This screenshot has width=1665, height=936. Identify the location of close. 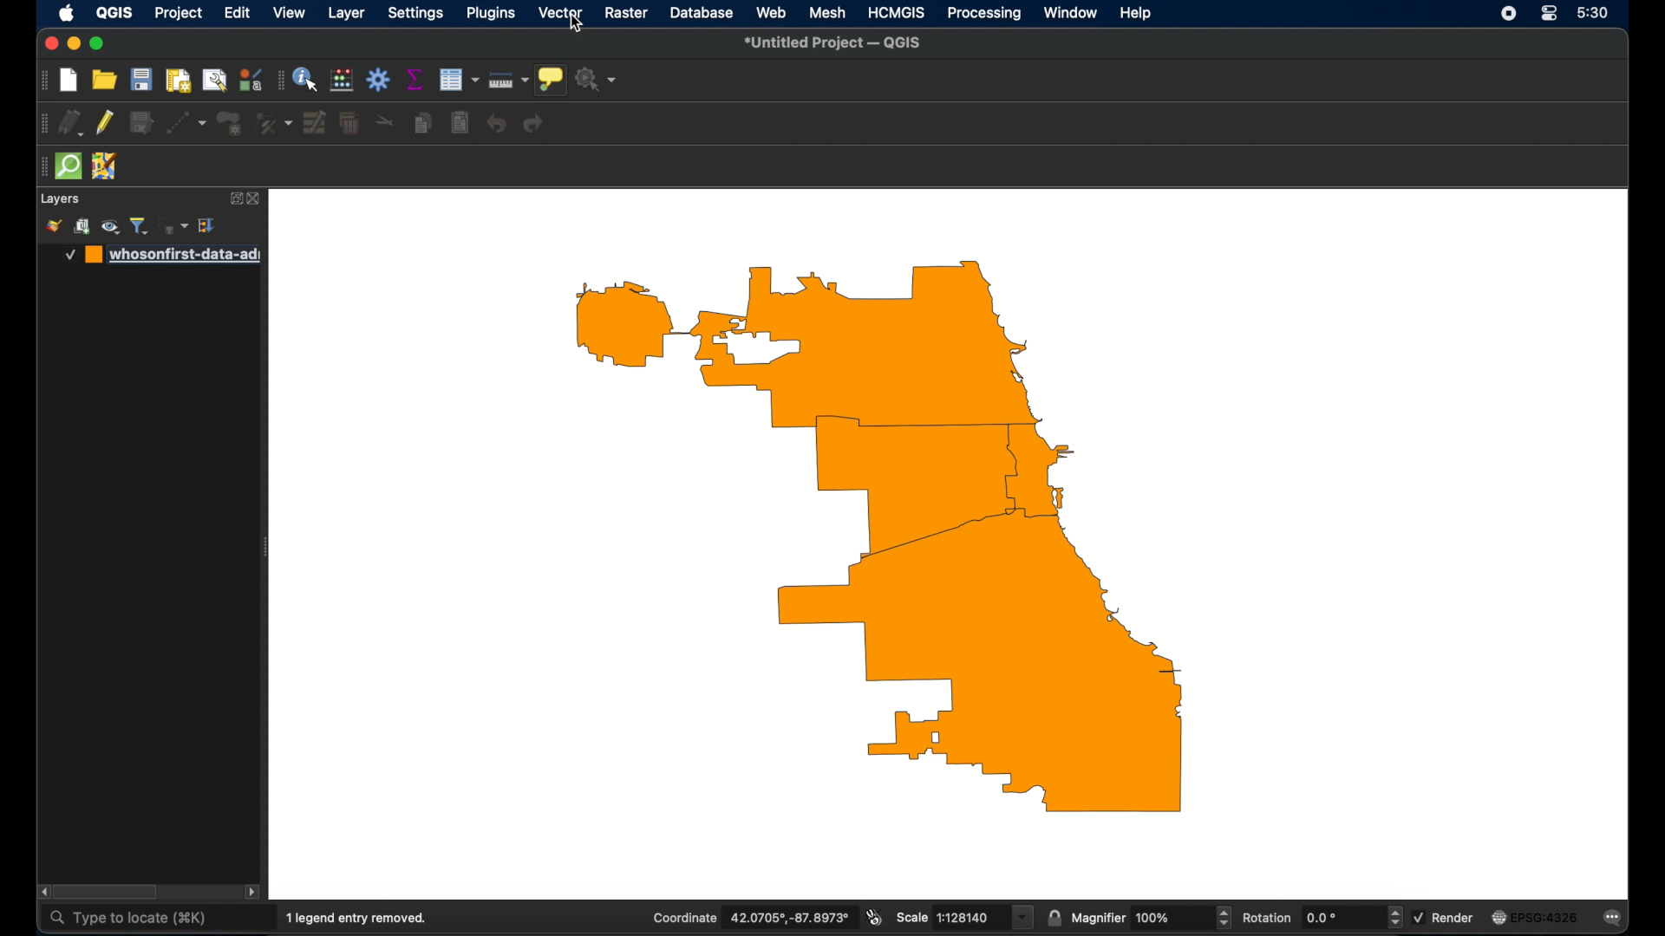
(256, 199).